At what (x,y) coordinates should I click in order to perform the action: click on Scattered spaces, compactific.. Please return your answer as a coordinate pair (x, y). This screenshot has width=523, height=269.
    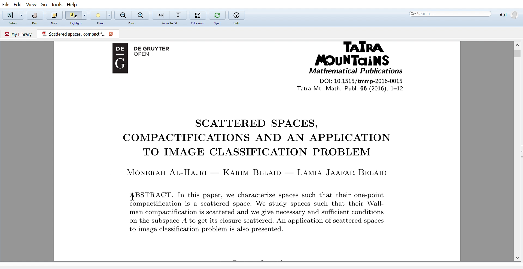
    Looking at the image, I should click on (71, 34).